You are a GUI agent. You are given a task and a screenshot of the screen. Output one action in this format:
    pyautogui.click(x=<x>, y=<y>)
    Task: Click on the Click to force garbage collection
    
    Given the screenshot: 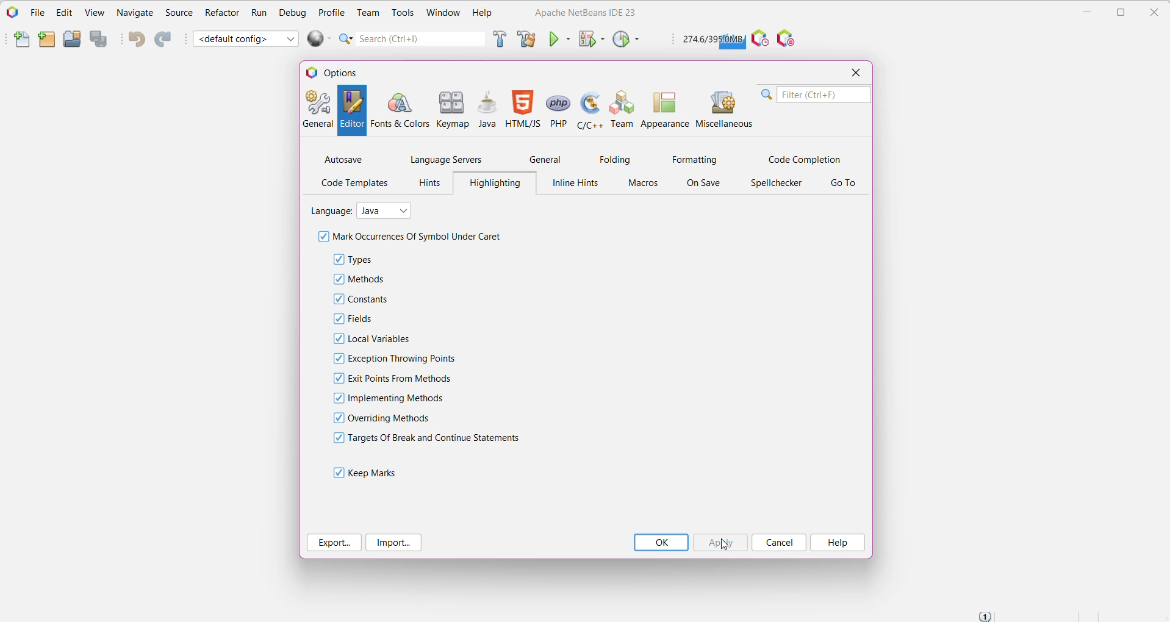 What is the action you would take?
    pyautogui.click(x=712, y=40)
    